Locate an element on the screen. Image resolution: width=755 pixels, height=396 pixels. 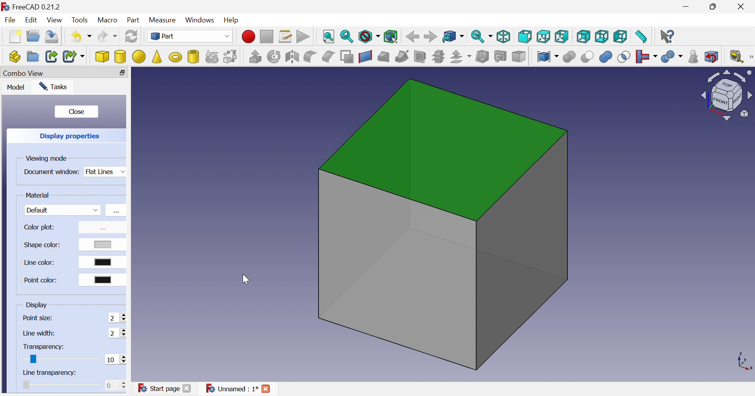
Split objects is located at coordinates (672, 57).